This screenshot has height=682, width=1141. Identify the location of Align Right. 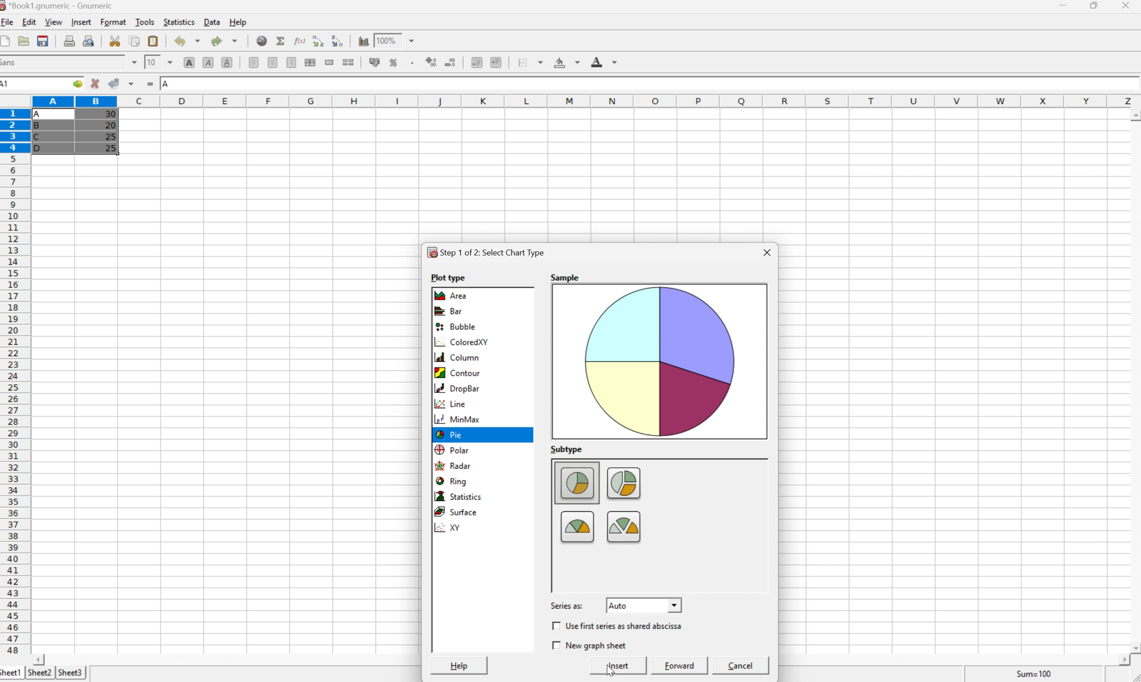
(292, 63).